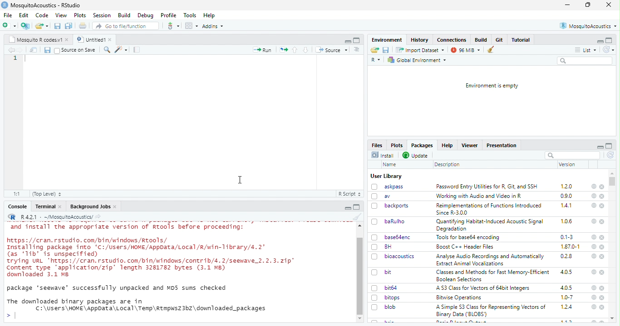 The height and width of the screenshot is (326, 620). I want to click on blob, so click(390, 307).